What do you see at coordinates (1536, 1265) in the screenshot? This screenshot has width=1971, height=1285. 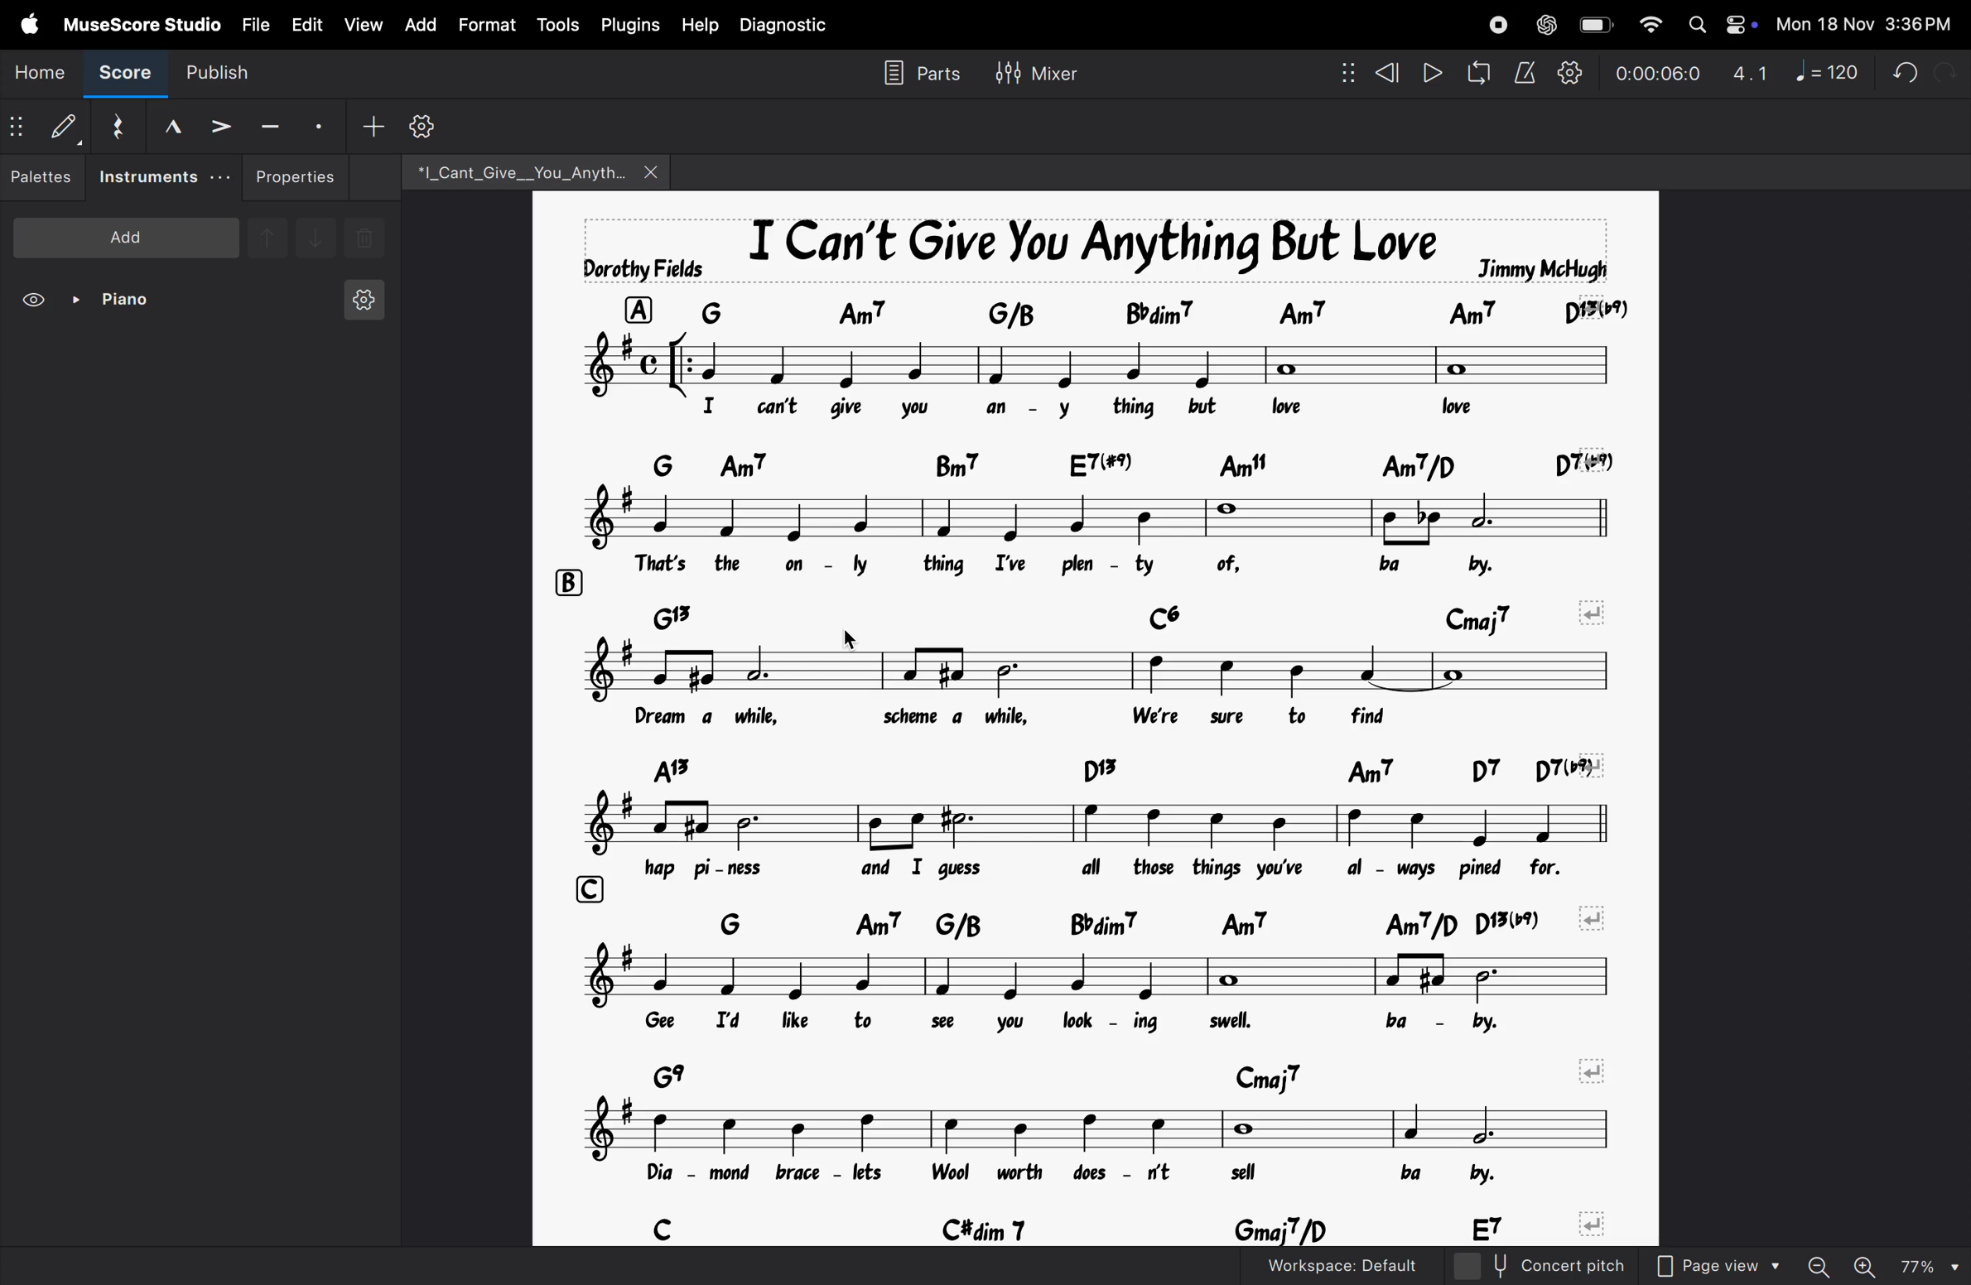 I see `concert pitch` at bounding box center [1536, 1265].